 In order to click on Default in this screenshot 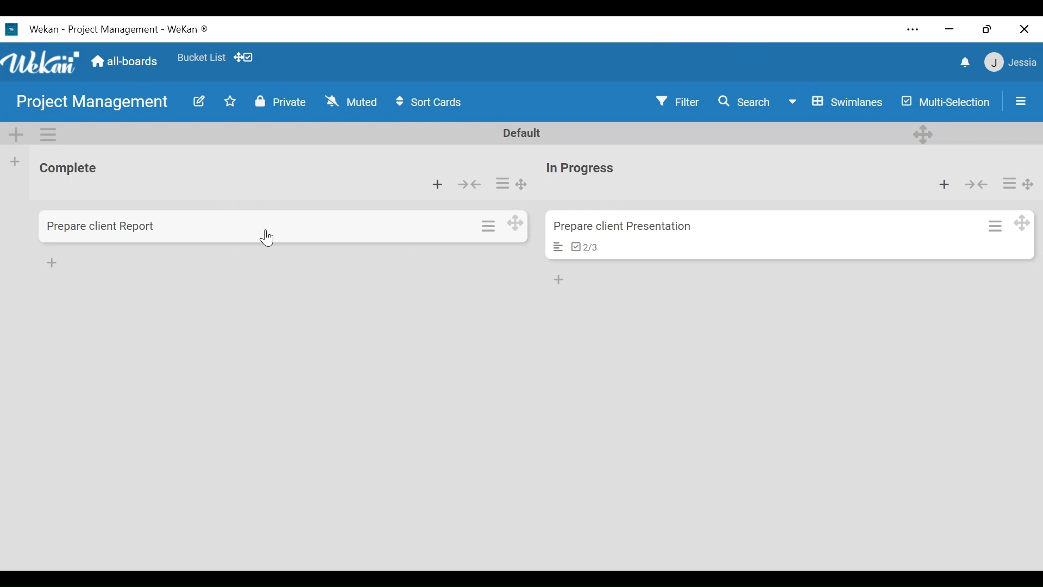, I will do `click(523, 133)`.